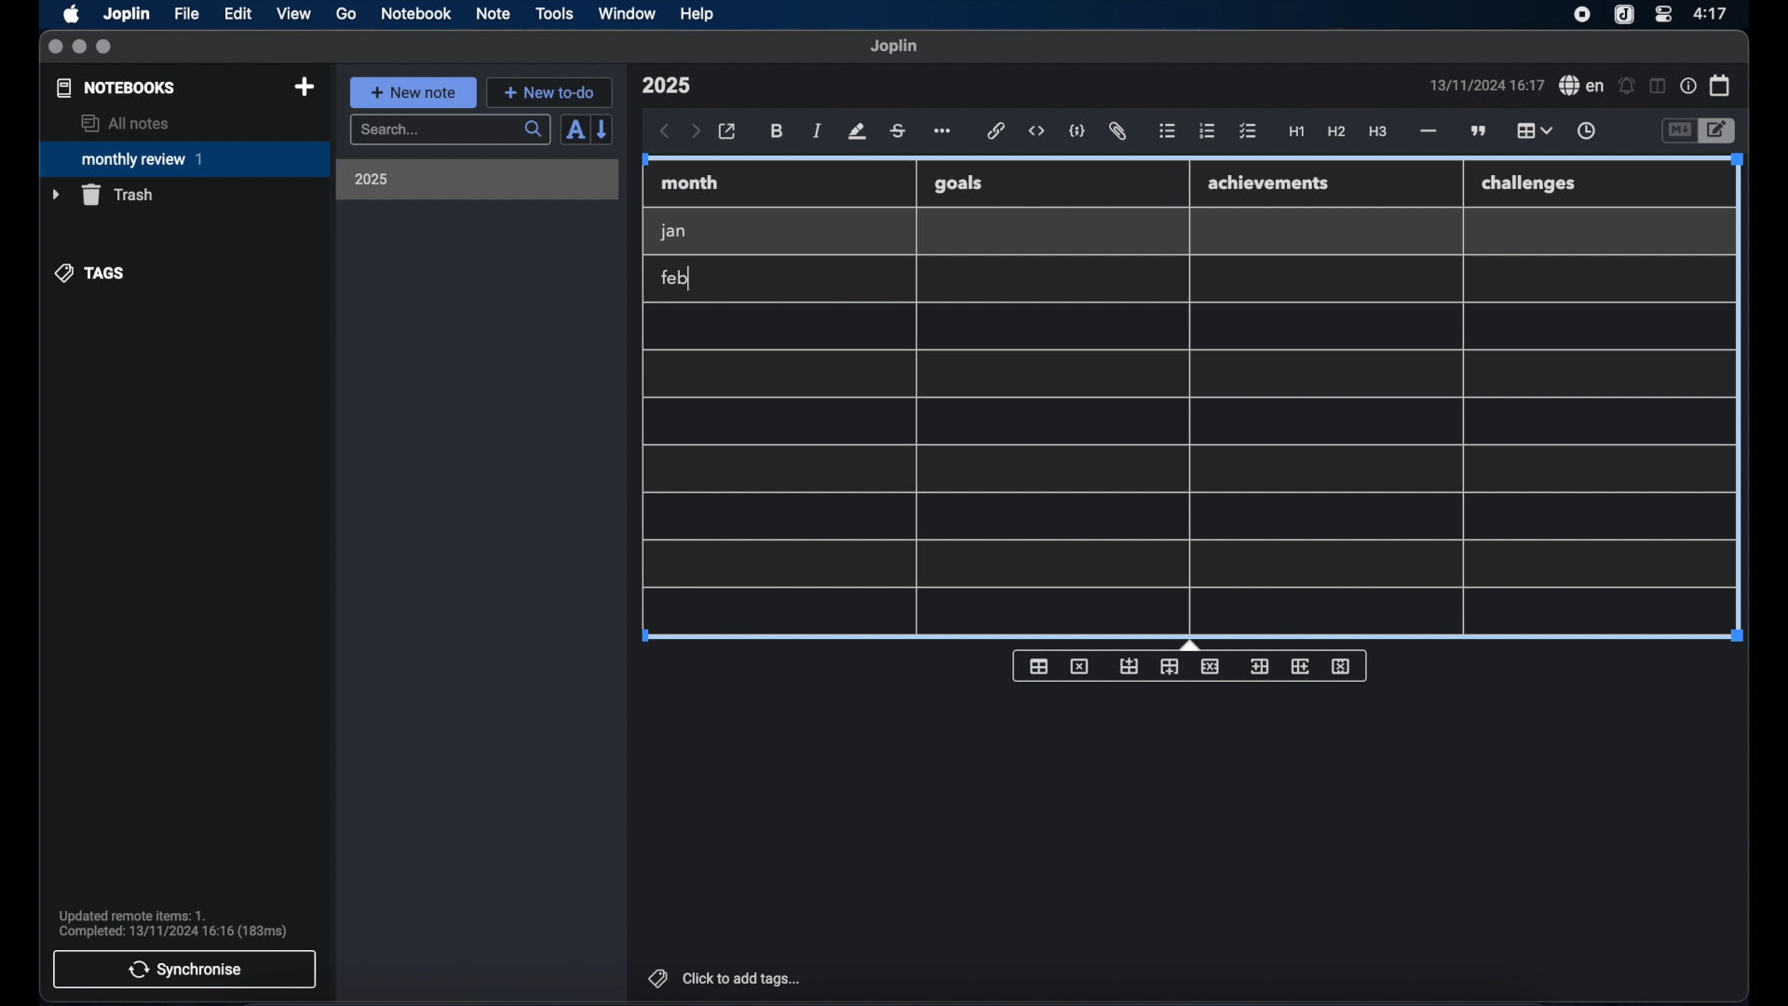 Image resolution: width=1788 pixels, height=1006 pixels. I want to click on delete column, so click(1342, 667).